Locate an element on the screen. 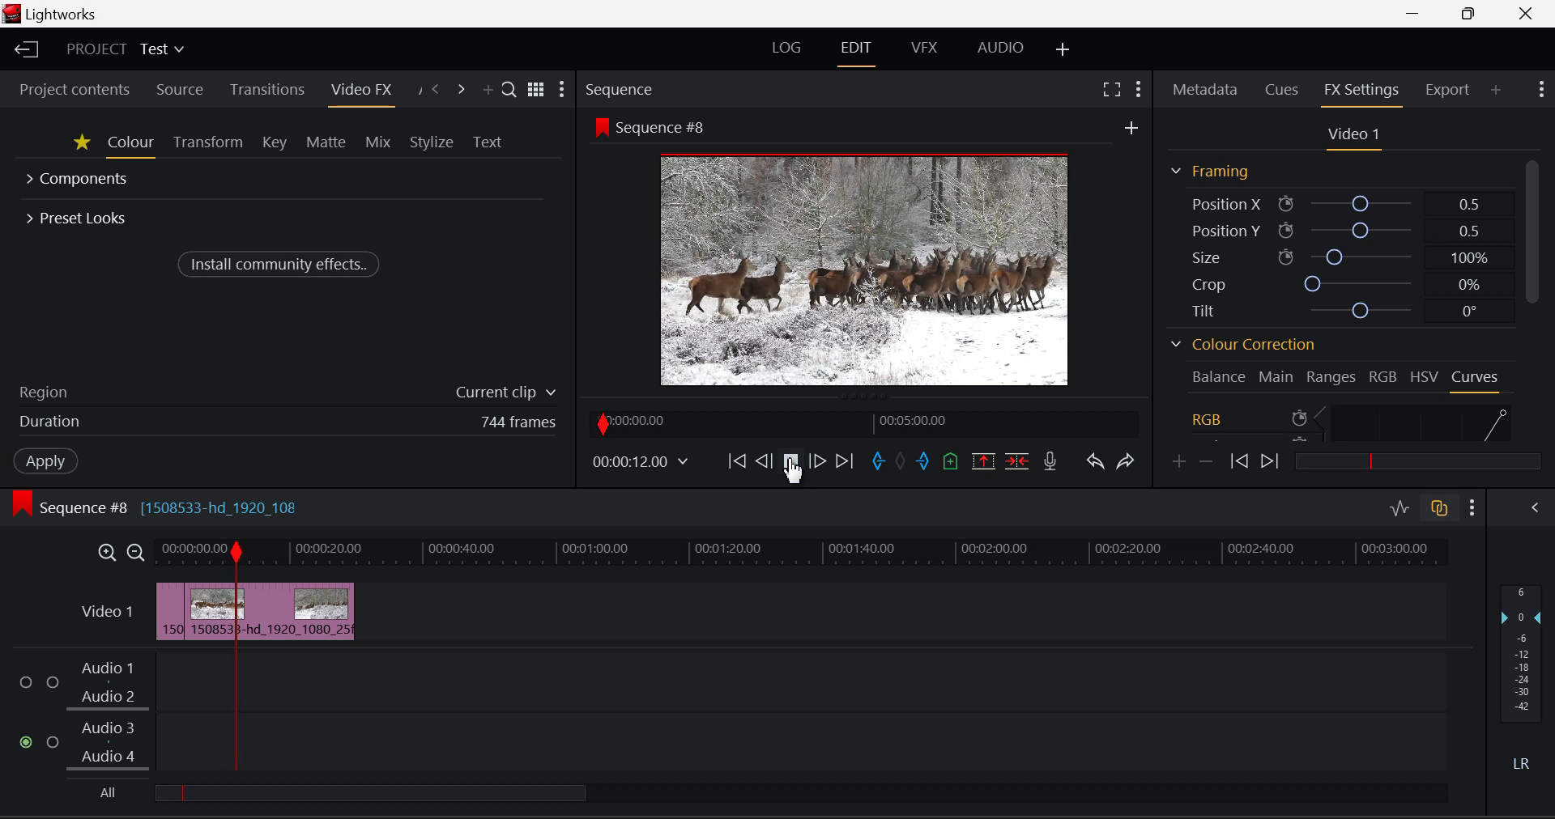 This screenshot has width=1555, height=819. Remove all marks is located at coordinates (902, 462).